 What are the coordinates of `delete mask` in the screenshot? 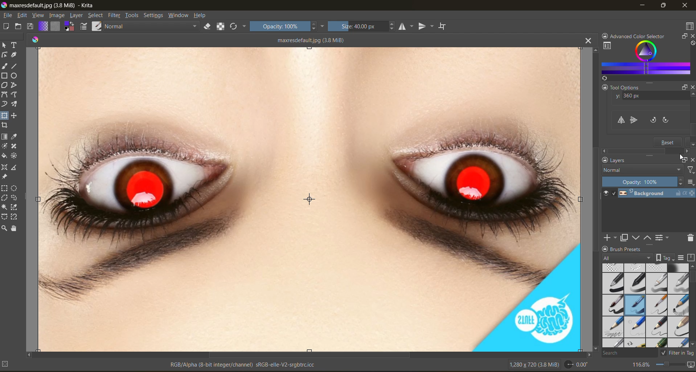 It's located at (691, 238).